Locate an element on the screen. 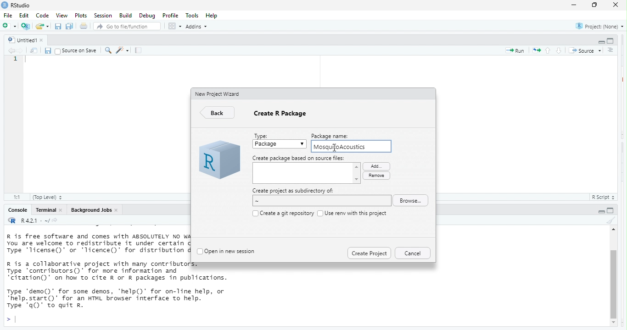 This screenshot has width=627, height=330. Debug is located at coordinates (146, 16).